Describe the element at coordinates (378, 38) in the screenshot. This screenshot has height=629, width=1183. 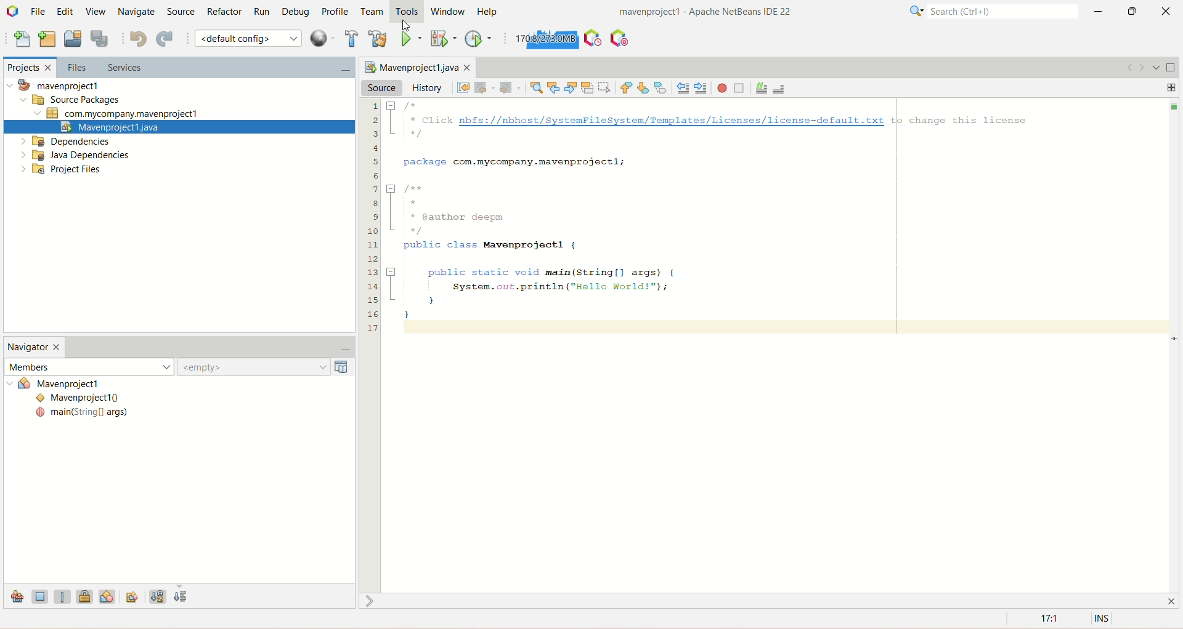
I see `clean and build project` at that location.